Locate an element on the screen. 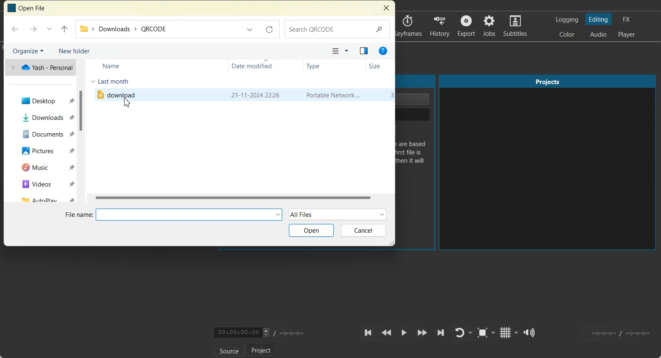 The height and width of the screenshot is (358, 661). One Drive is located at coordinates (40, 67).